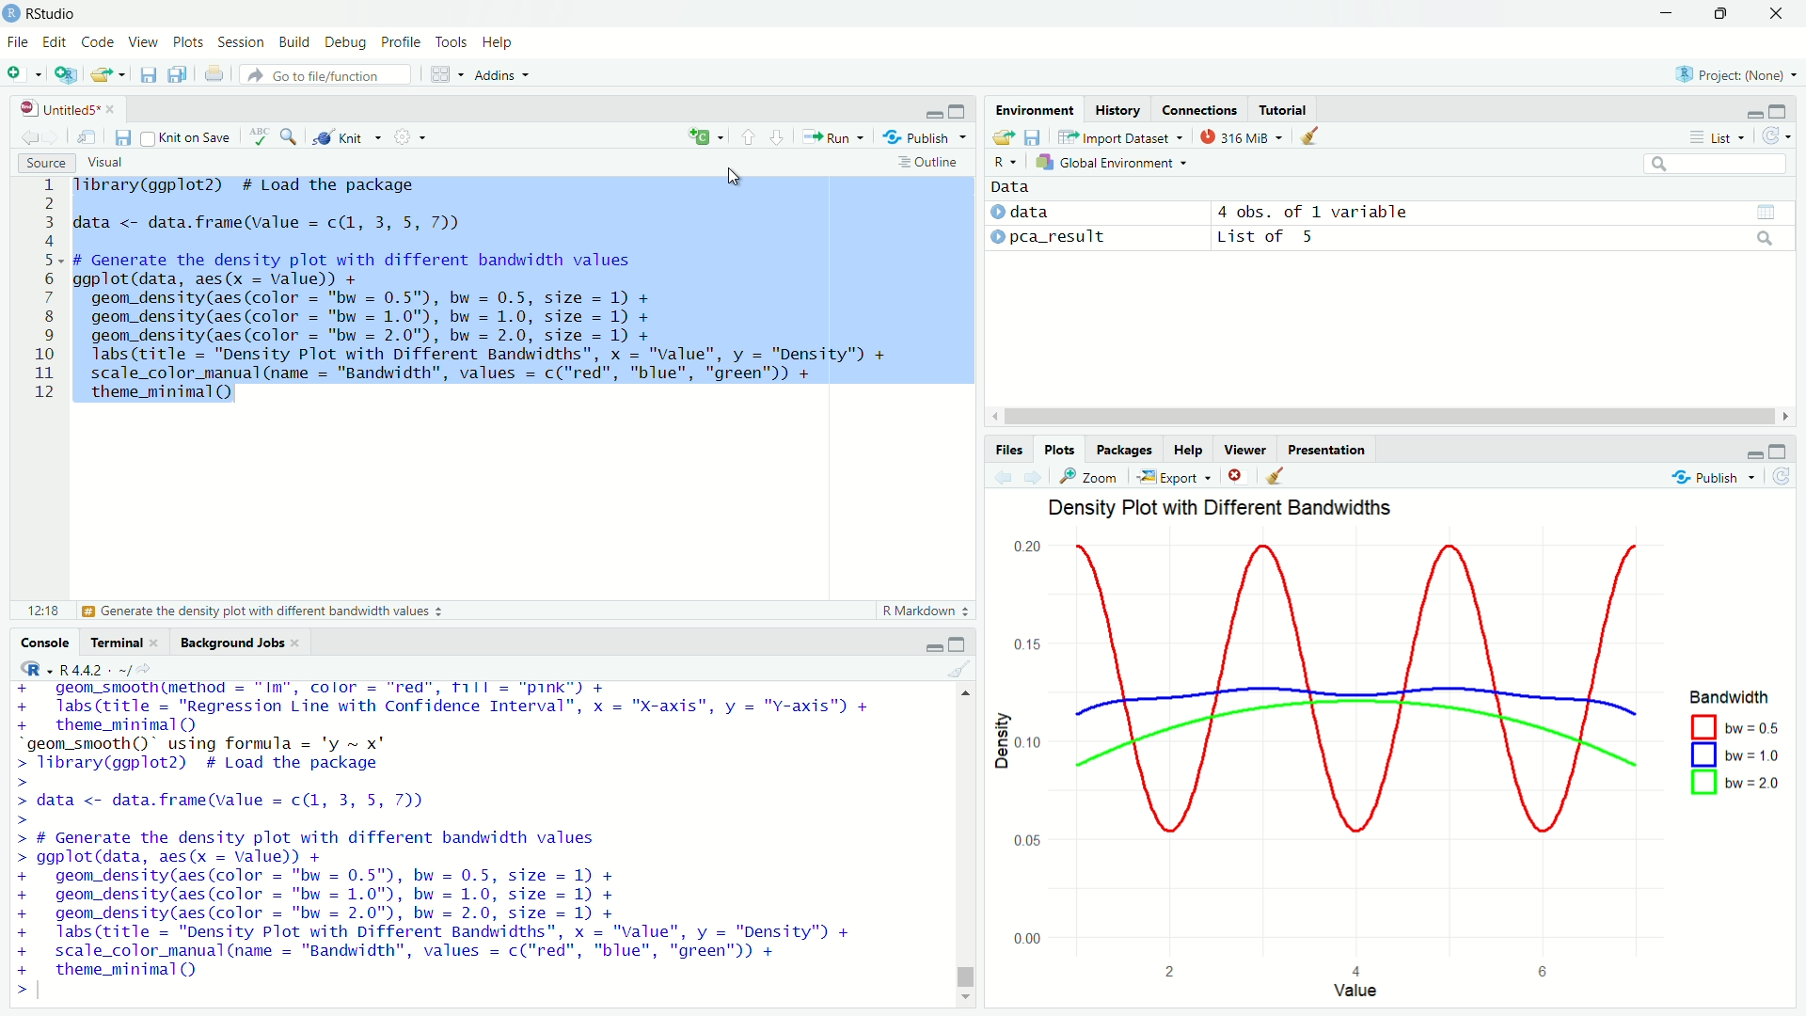 The width and height of the screenshot is (1806, 1016). What do you see at coordinates (1716, 164) in the screenshot?
I see `Search` at bounding box center [1716, 164].